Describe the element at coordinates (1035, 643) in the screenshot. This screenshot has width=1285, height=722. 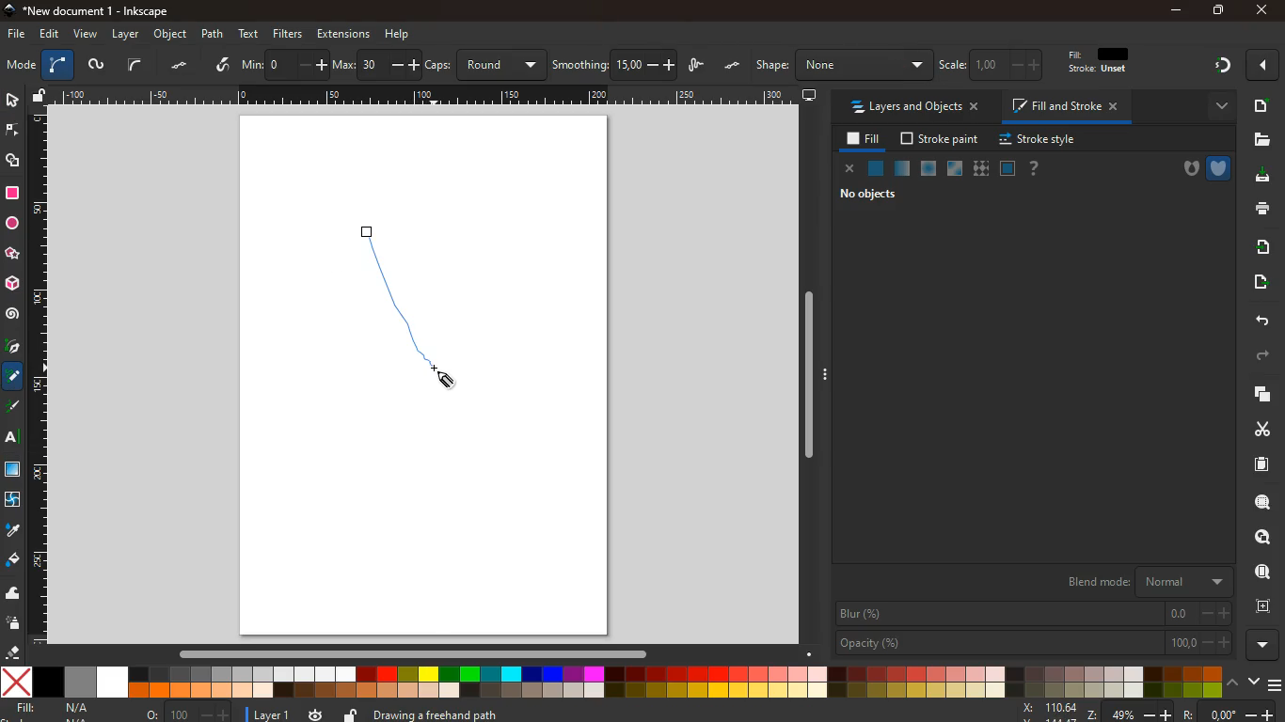
I see `opacity` at that location.